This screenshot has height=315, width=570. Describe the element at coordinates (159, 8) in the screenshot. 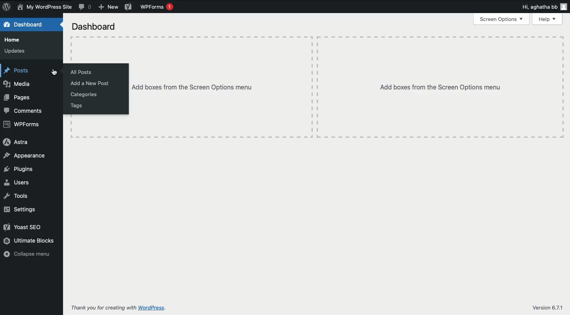

I see `WPForms` at that location.